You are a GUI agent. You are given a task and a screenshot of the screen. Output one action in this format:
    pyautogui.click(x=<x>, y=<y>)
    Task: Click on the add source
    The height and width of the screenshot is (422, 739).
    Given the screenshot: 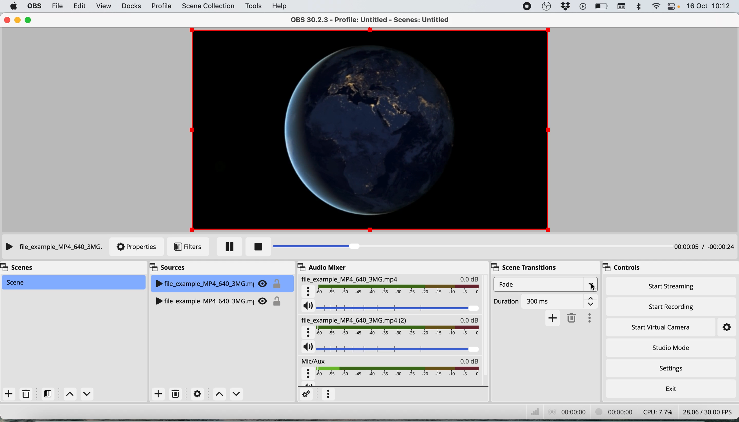 What is the action you would take?
    pyautogui.click(x=157, y=393)
    